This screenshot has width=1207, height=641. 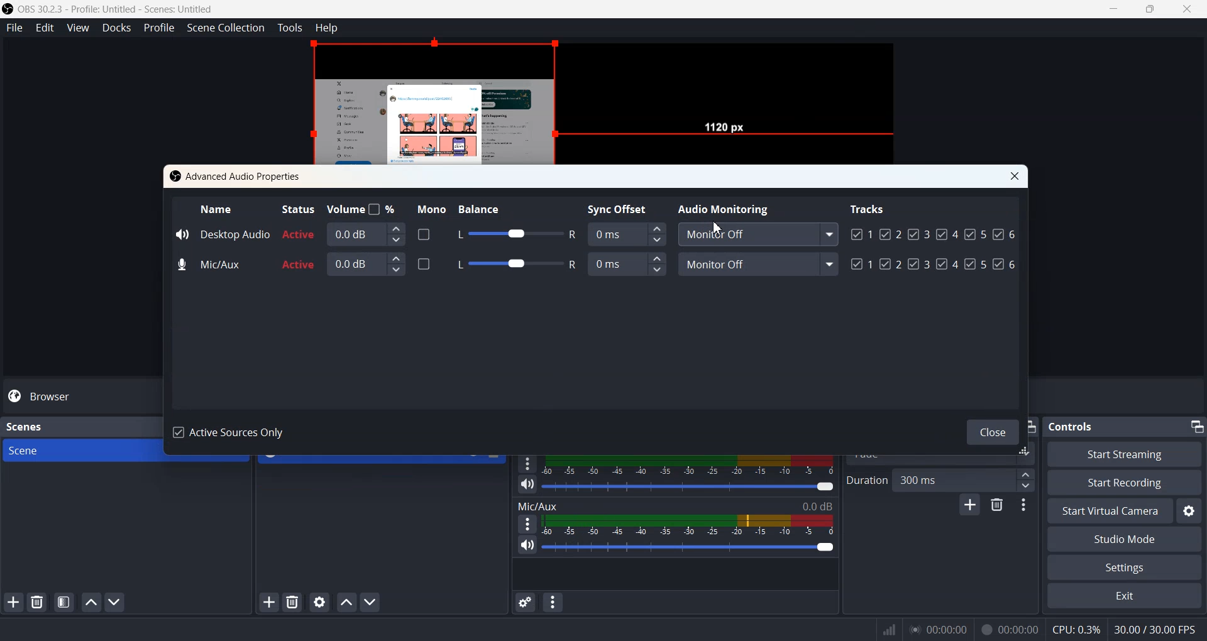 What do you see at coordinates (688, 525) in the screenshot?
I see `Volume Indicator` at bounding box center [688, 525].